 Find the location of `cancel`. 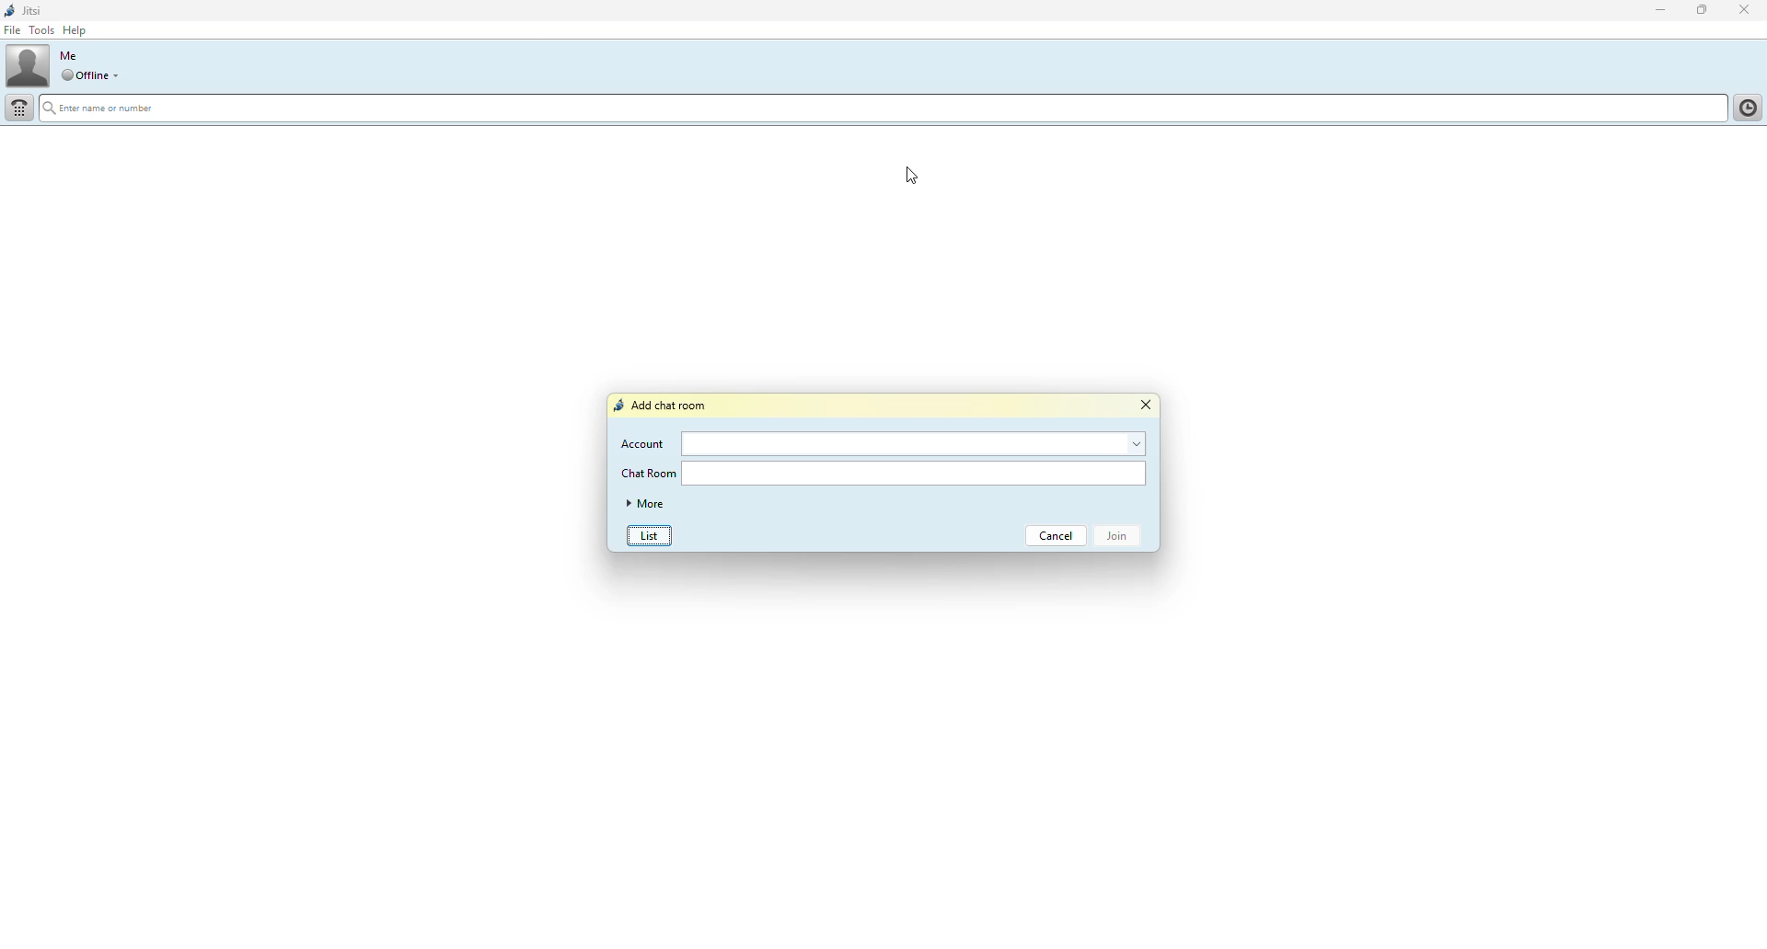

cancel is located at coordinates (1058, 538).